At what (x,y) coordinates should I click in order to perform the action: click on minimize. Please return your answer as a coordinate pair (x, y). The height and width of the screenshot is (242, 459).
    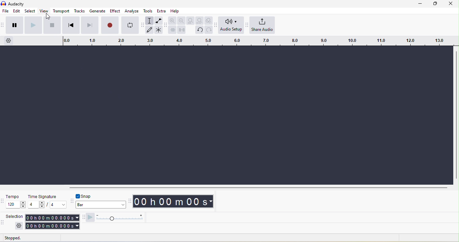
    Looking at the image, I should click on (420, 4).